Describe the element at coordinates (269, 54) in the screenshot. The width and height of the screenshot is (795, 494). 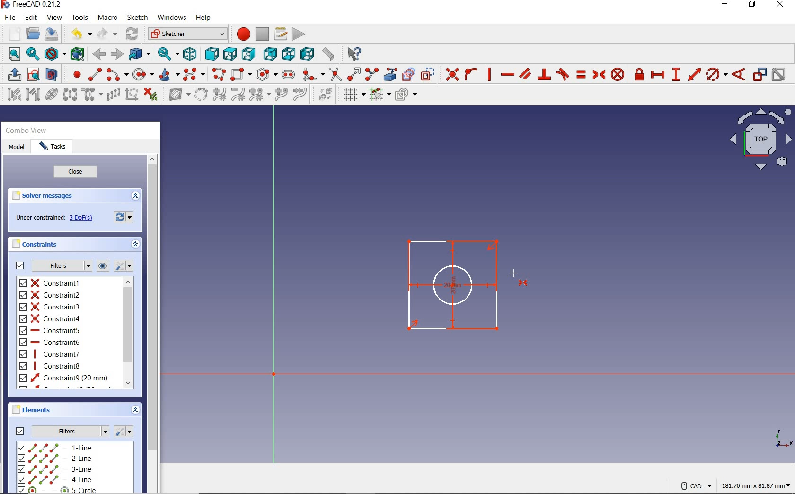
I see `rear` at that location.